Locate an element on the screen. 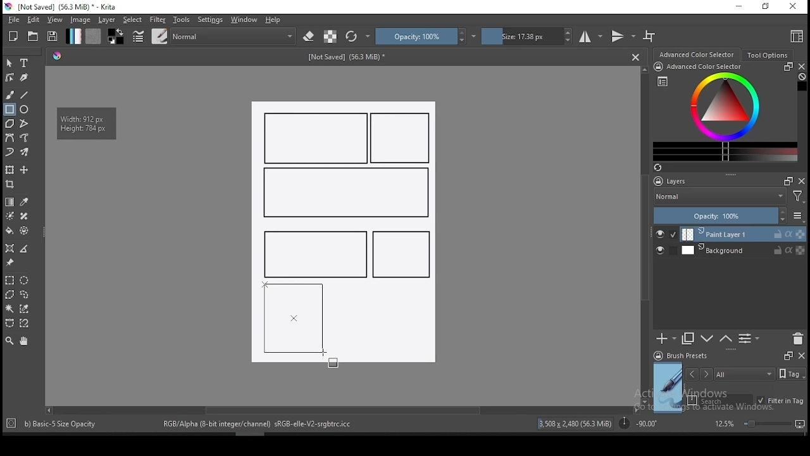  blending mode is located at coordinates (719, 198).